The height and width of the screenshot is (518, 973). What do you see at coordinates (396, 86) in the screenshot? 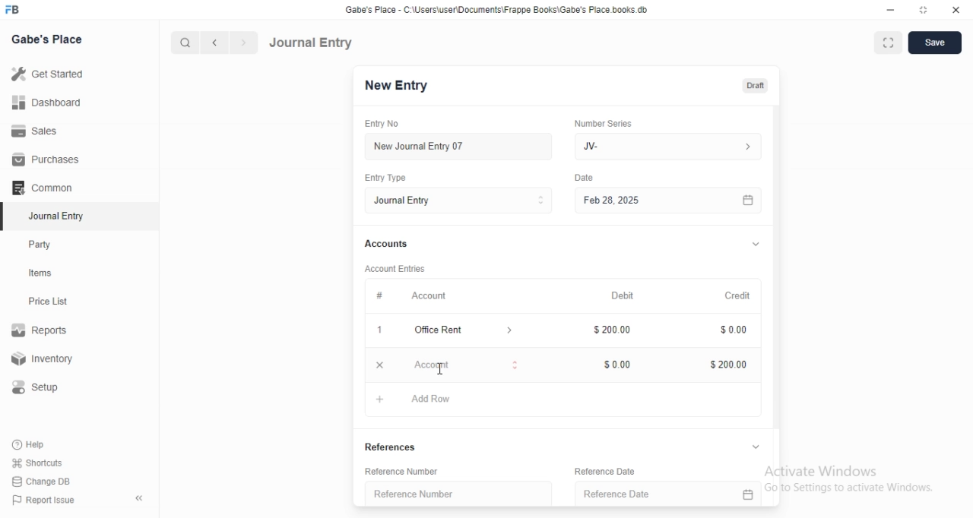
I see `New Entry` at bounding box center [396, 86].